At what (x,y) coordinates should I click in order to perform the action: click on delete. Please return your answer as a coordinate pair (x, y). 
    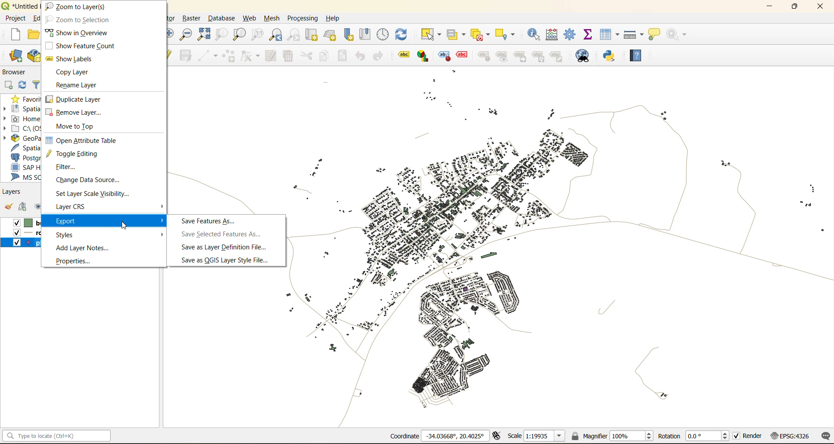
    Looking at the image, I should click on (289, 57).